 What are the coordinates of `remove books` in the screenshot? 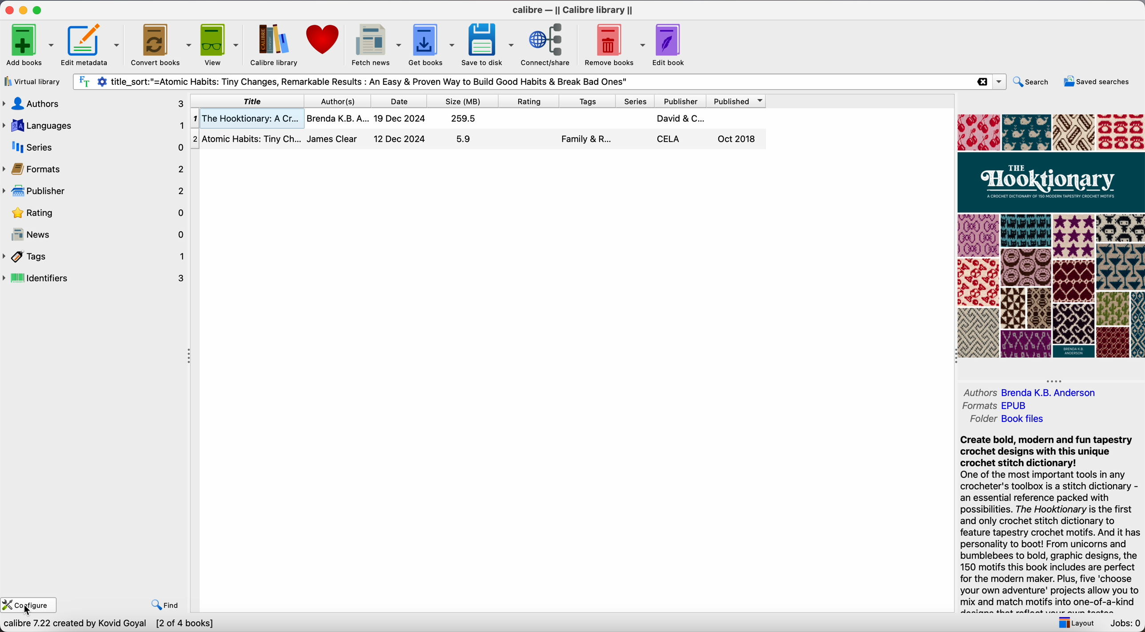 It's located at (614, 43).